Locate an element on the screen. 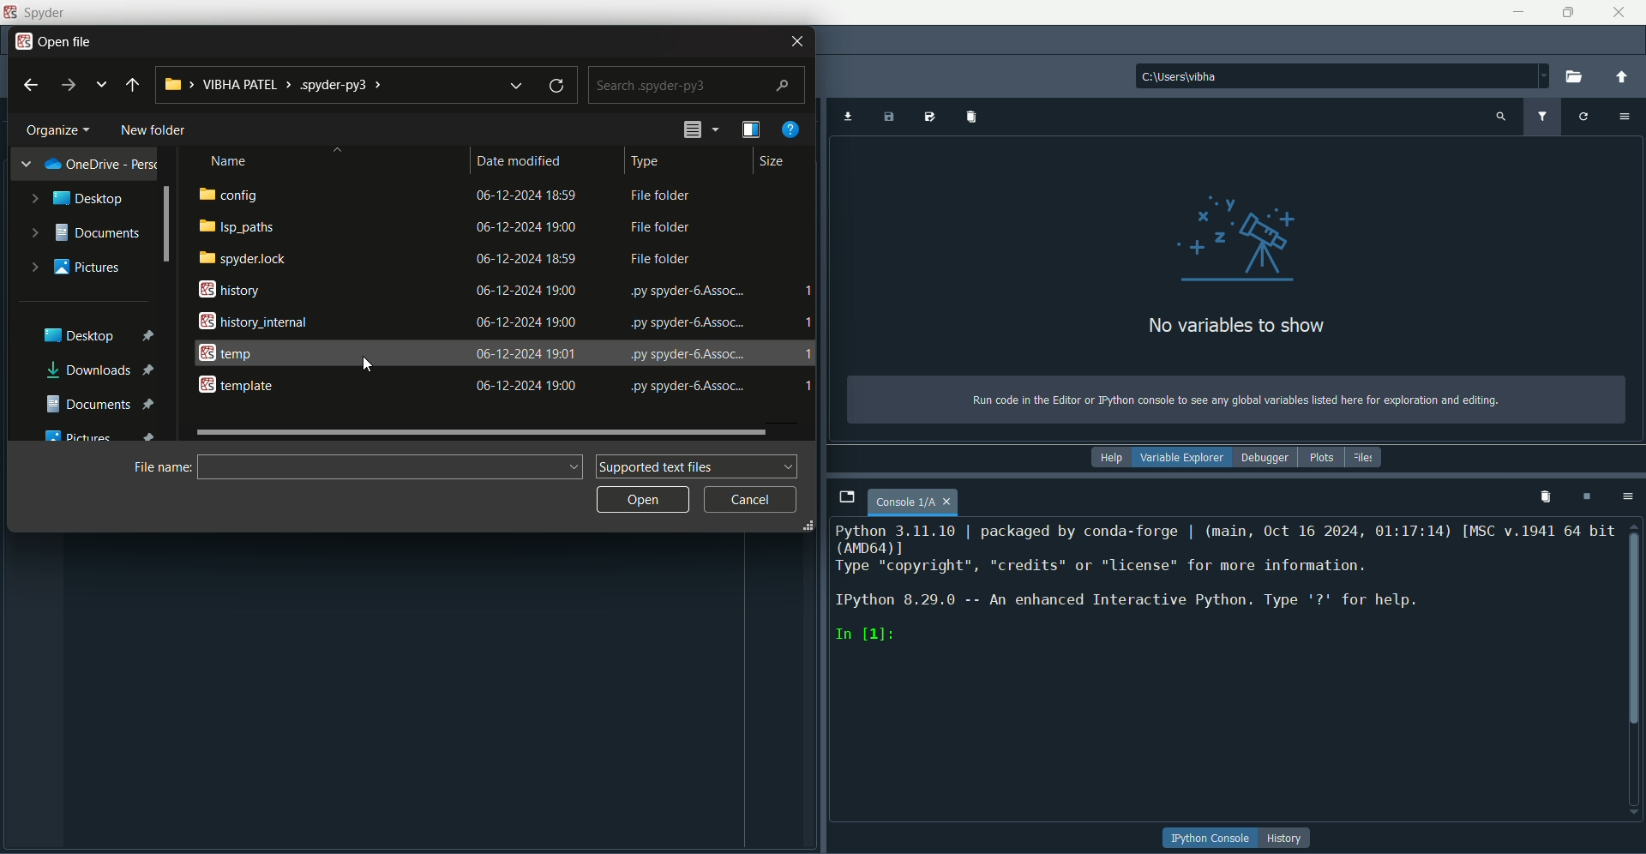 Image resolution: width=1646 pixels, height=854 pixels. text is located at coordinates (686, 387).